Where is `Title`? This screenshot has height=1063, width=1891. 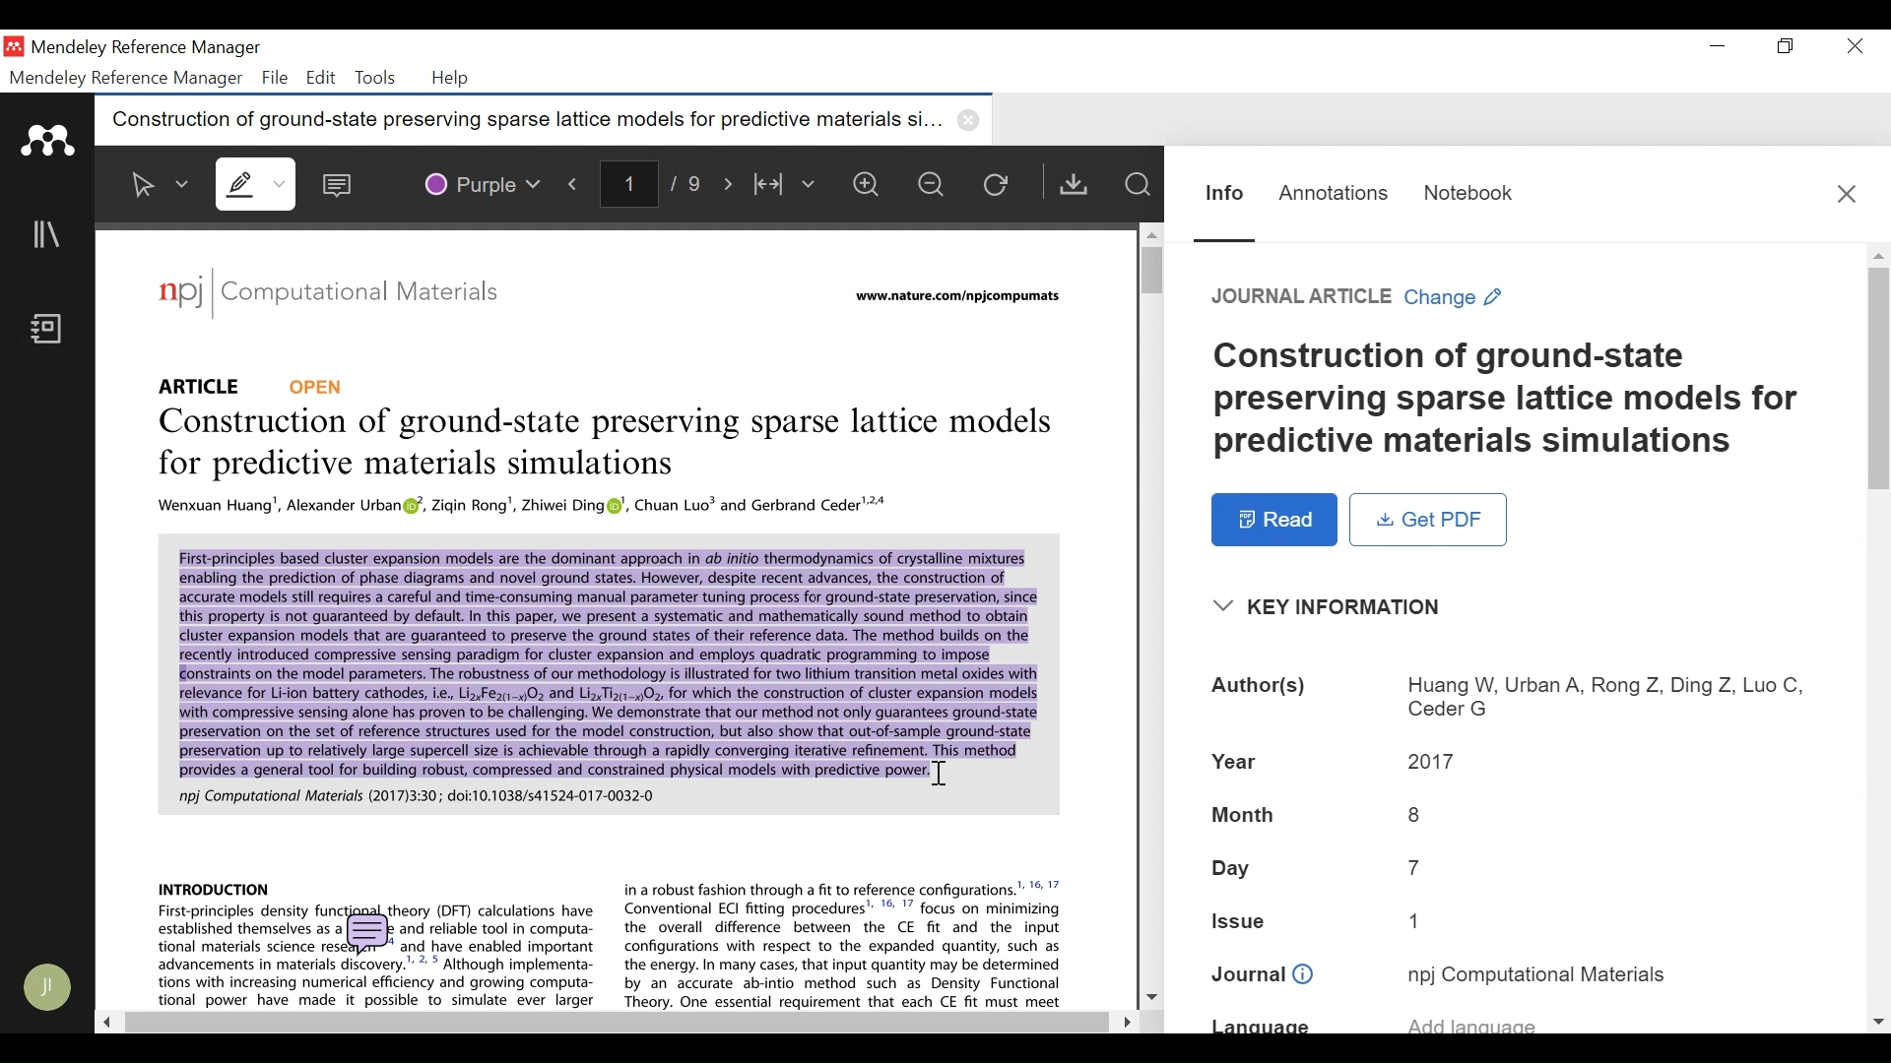 Title is located at coordinates (1511, 400).